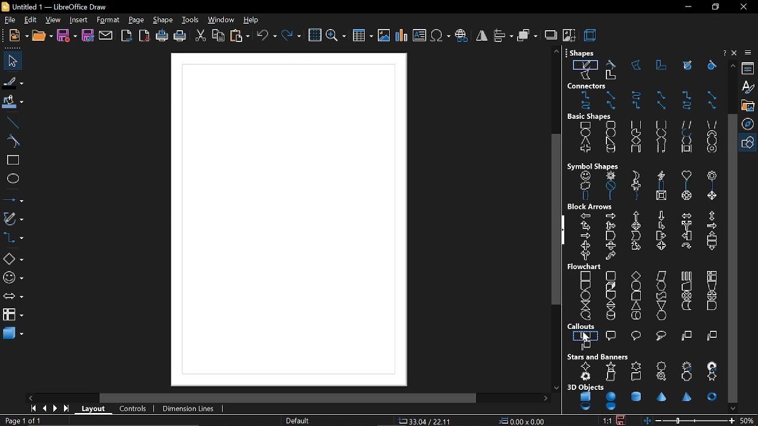 This screenshot has height=426, width=758. What do you see at coordinates (686, 226) in the screenshot?
I see `split arrow` at bounding box center [686, 226].